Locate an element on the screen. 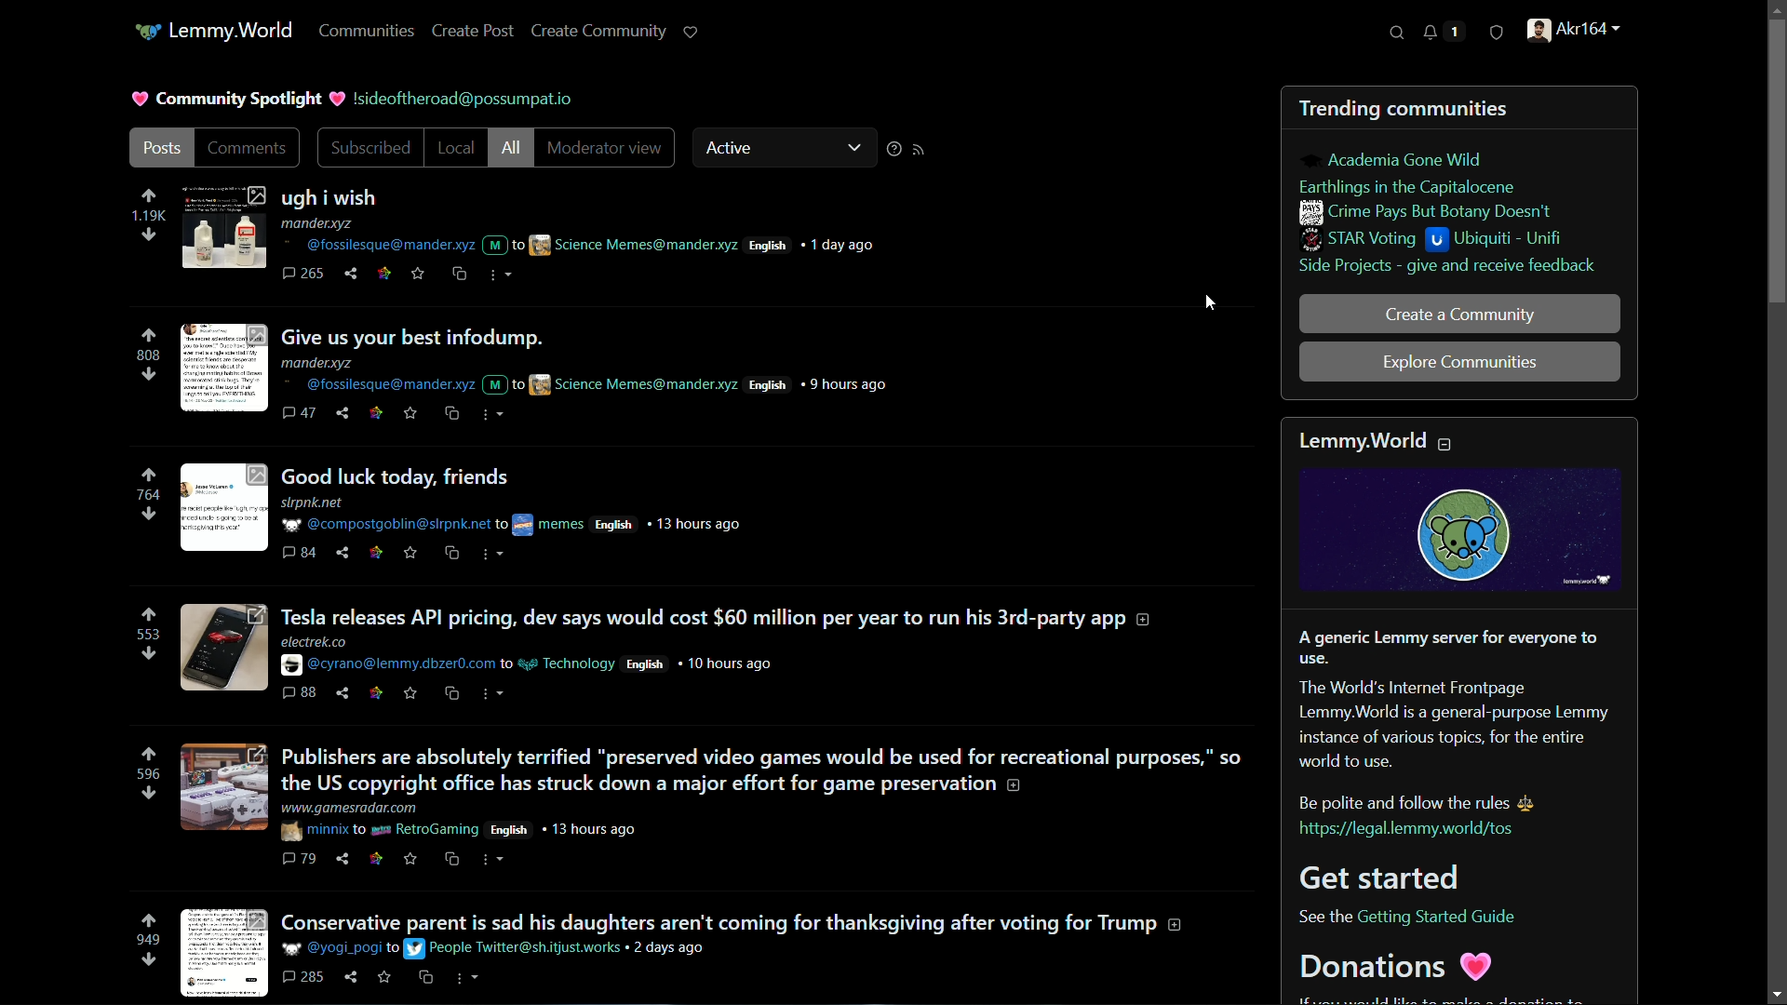 Image resolution: width=1787 pixels, height=1005 pixels. upvote is located at coordinates (149, 922).